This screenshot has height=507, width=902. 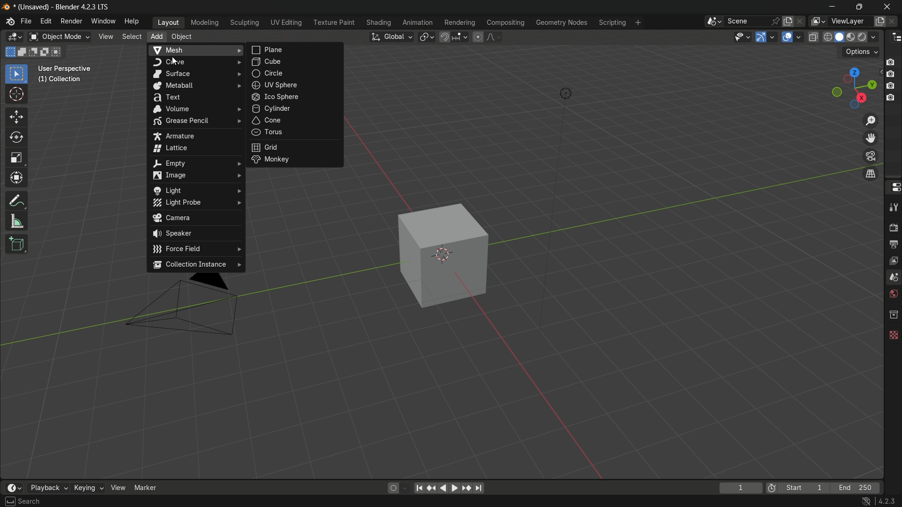 What do you see at coordinates (397, 487) in the screenshot?
I see `auto keying` at bounding box center [397, 487].